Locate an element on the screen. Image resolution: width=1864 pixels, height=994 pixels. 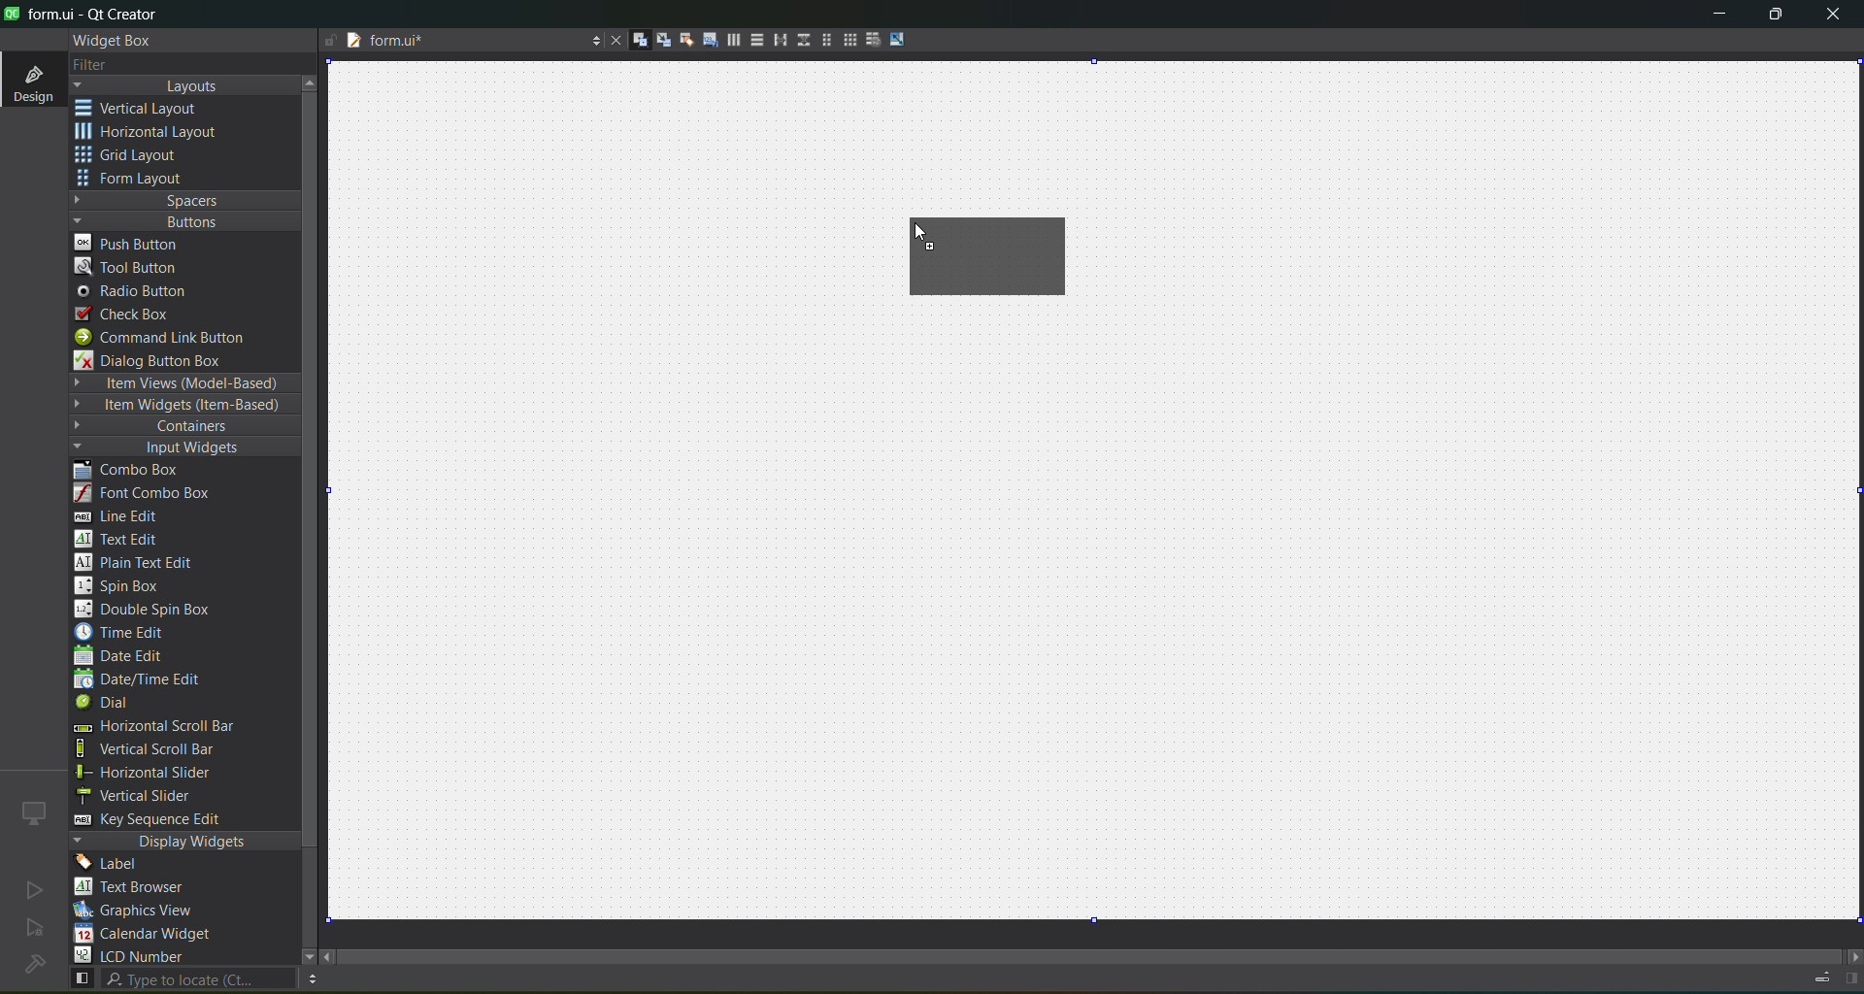
horizontal splitter is located at coordinates (775, 41).